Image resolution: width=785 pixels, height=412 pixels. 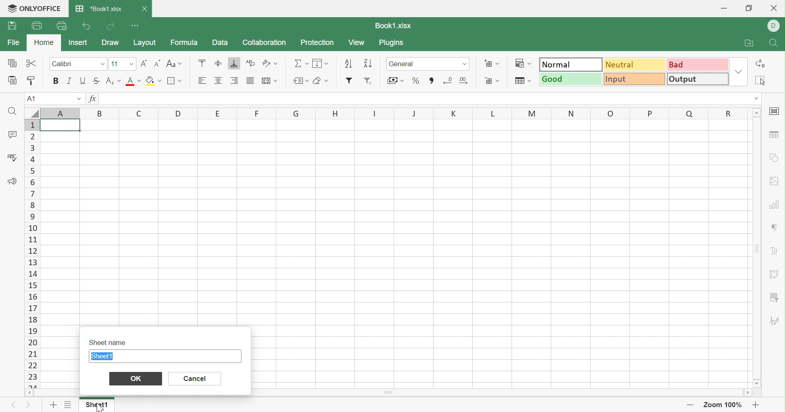 I want to click on Select all, so click(x=760, y=81).